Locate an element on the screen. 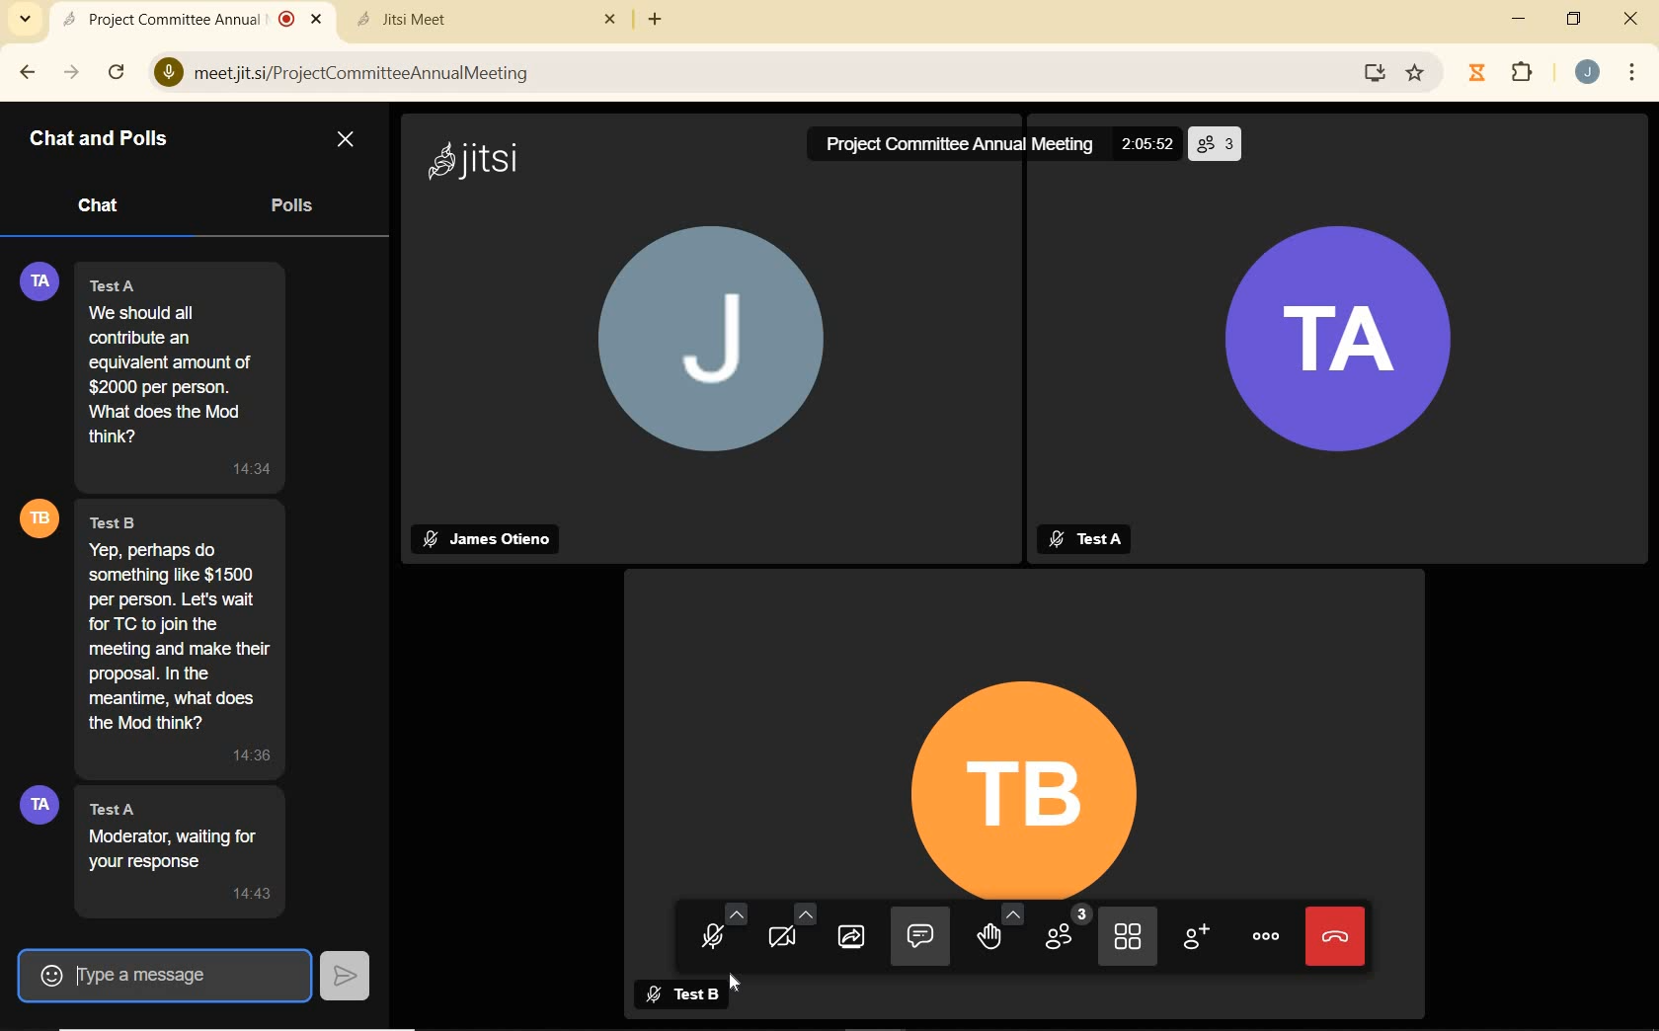 The image size is (1659, 1031). Timestamp is located at coordinates (248, 469).